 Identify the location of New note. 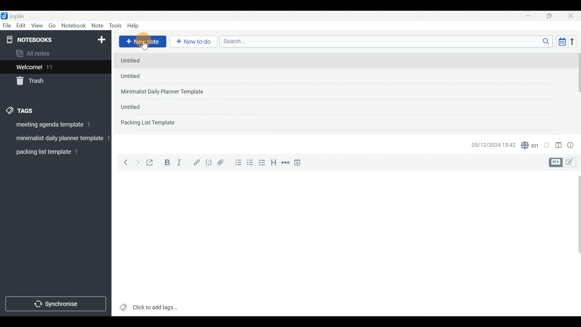
(142, 41).